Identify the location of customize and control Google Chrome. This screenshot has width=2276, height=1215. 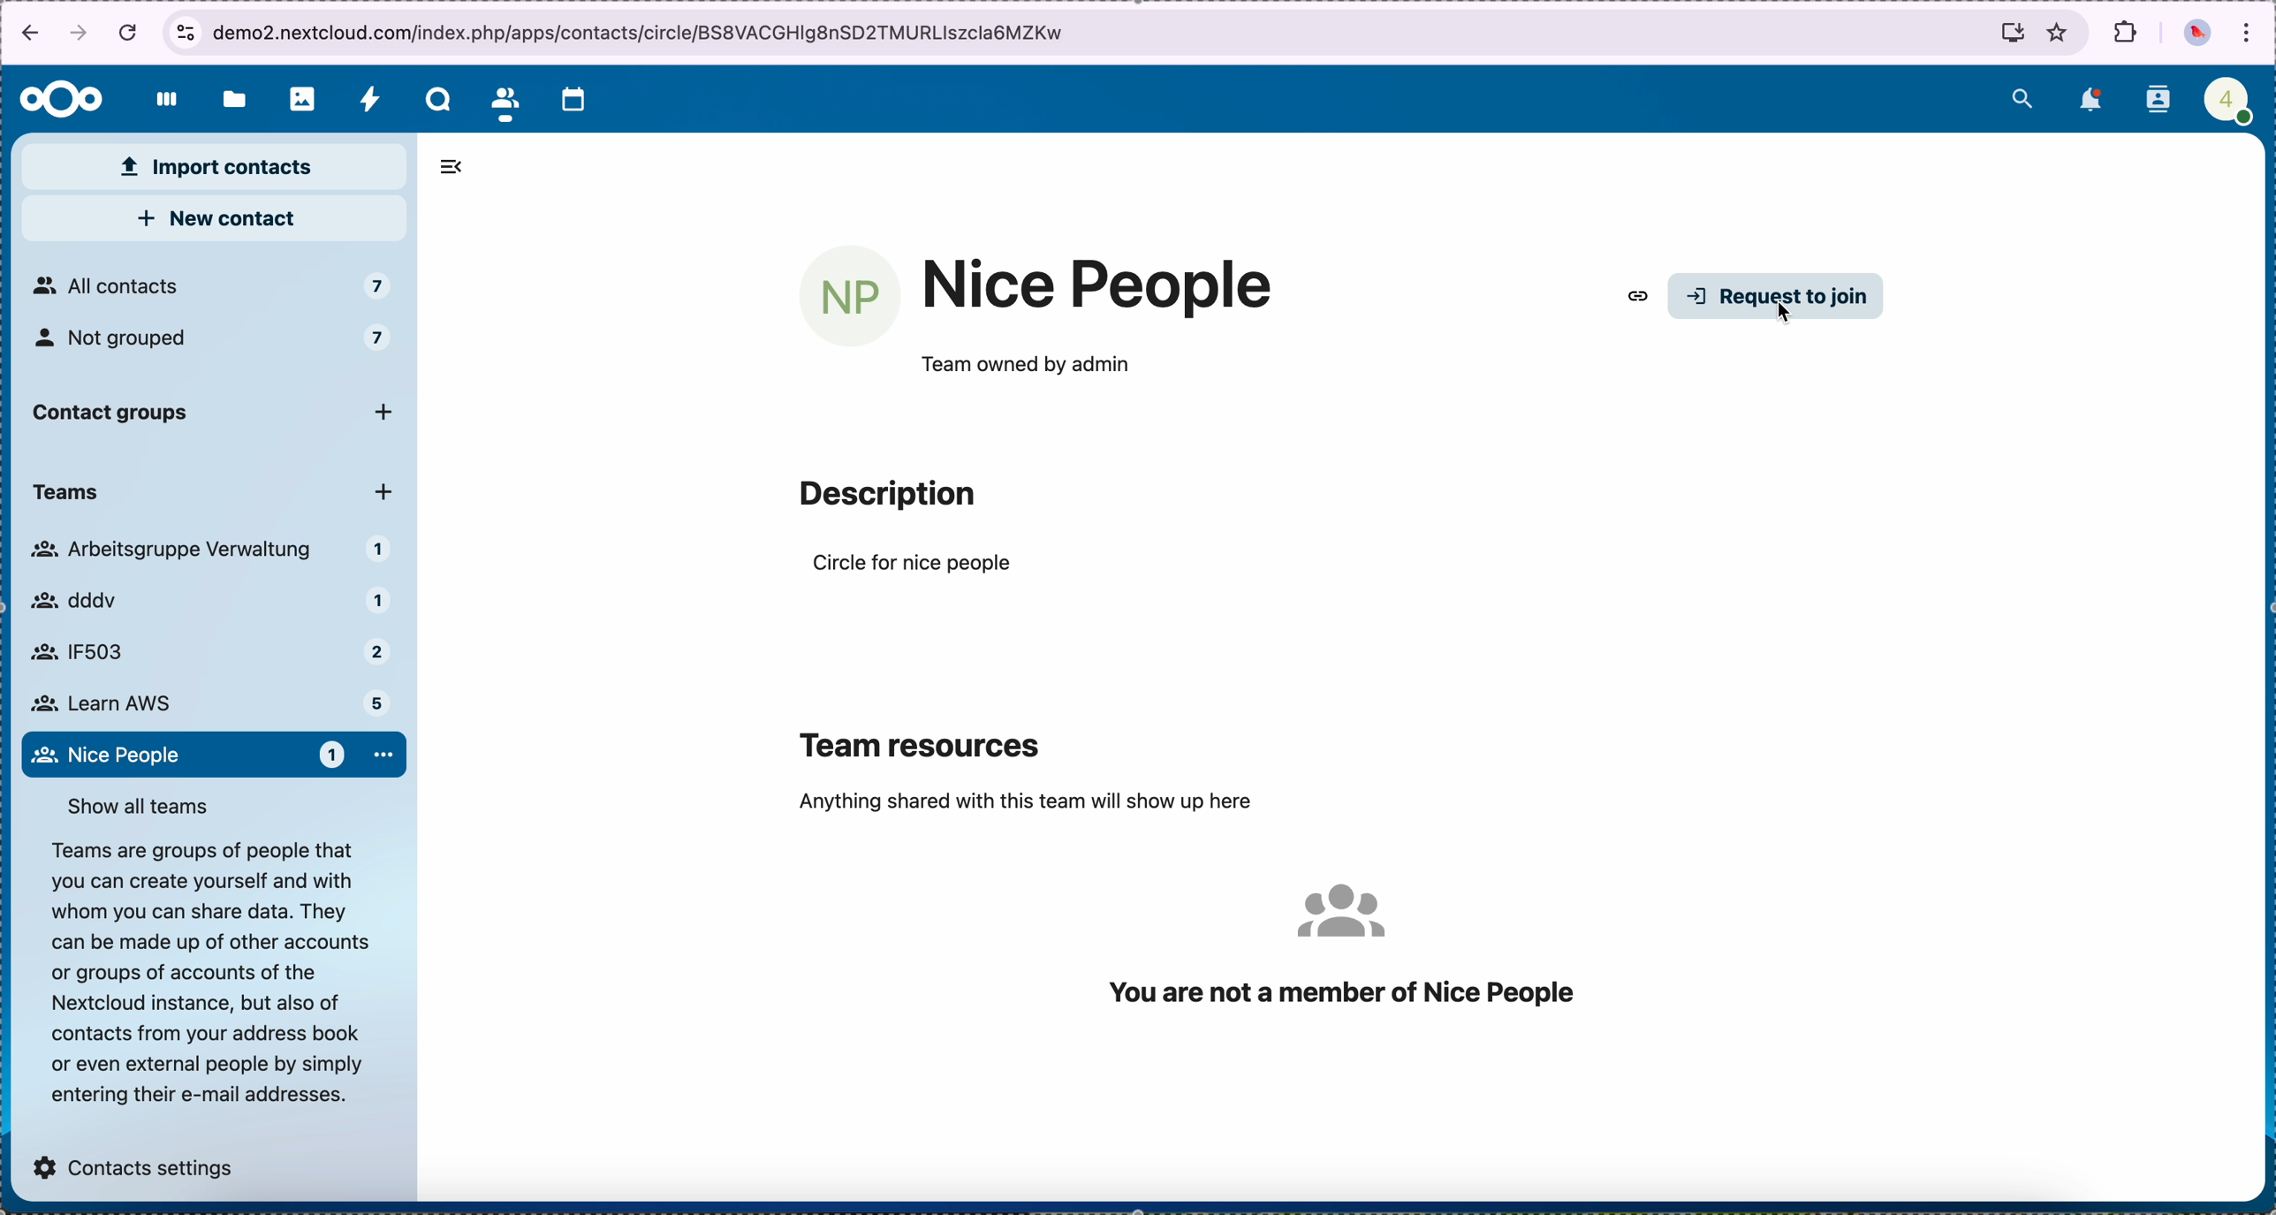
(2249, 31).